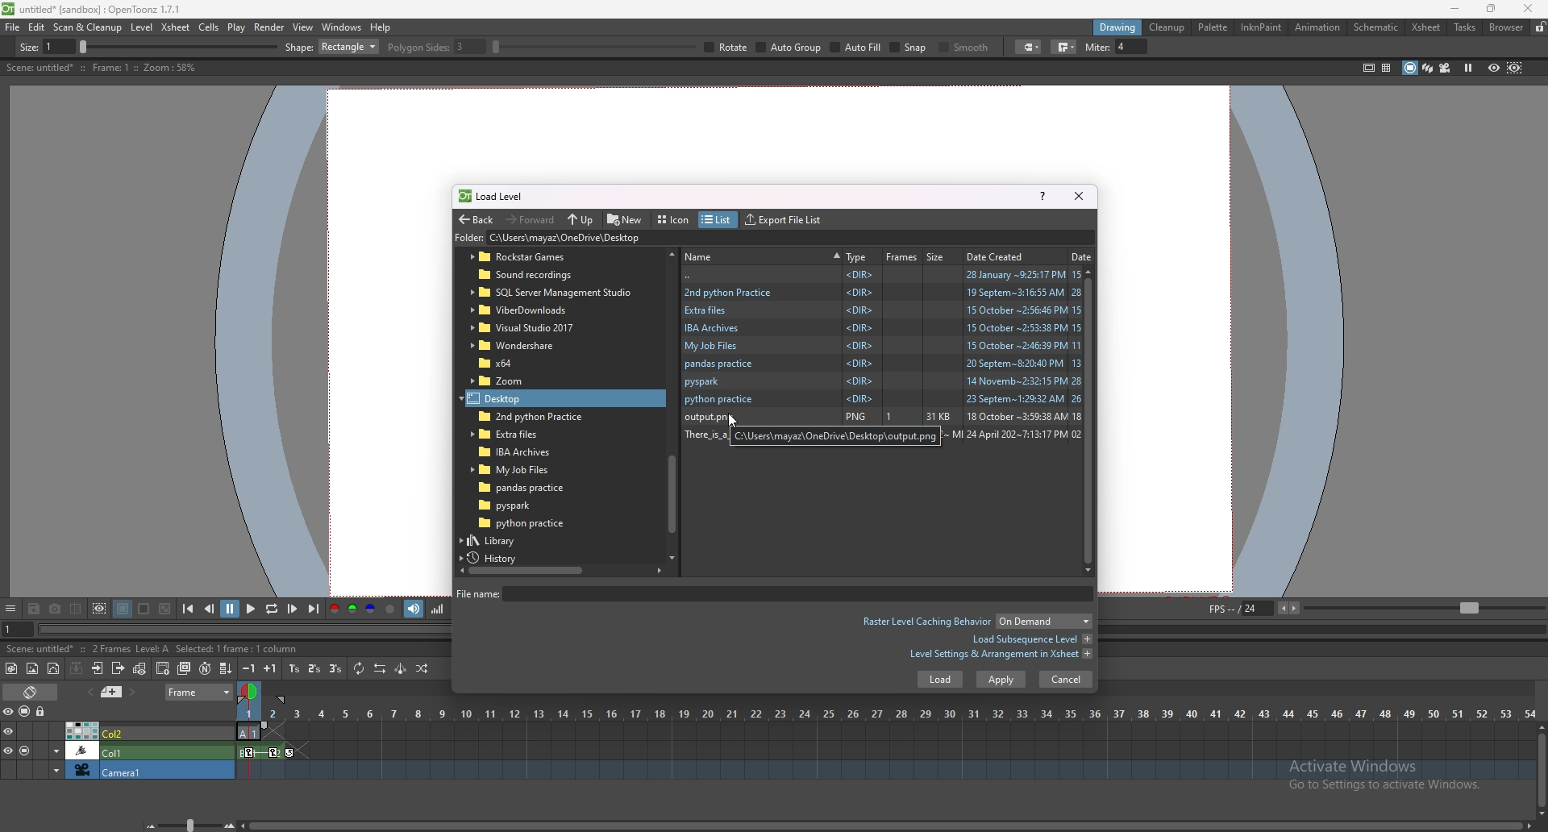  What do you see at coordinates (881, 346) in the screenshot?
I see `folder` at bounding box center [881, 346].